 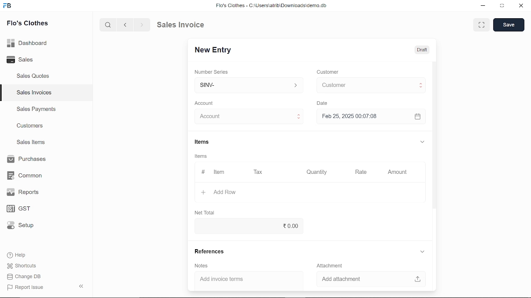 I want to click on References., so click(x=210, y=252).